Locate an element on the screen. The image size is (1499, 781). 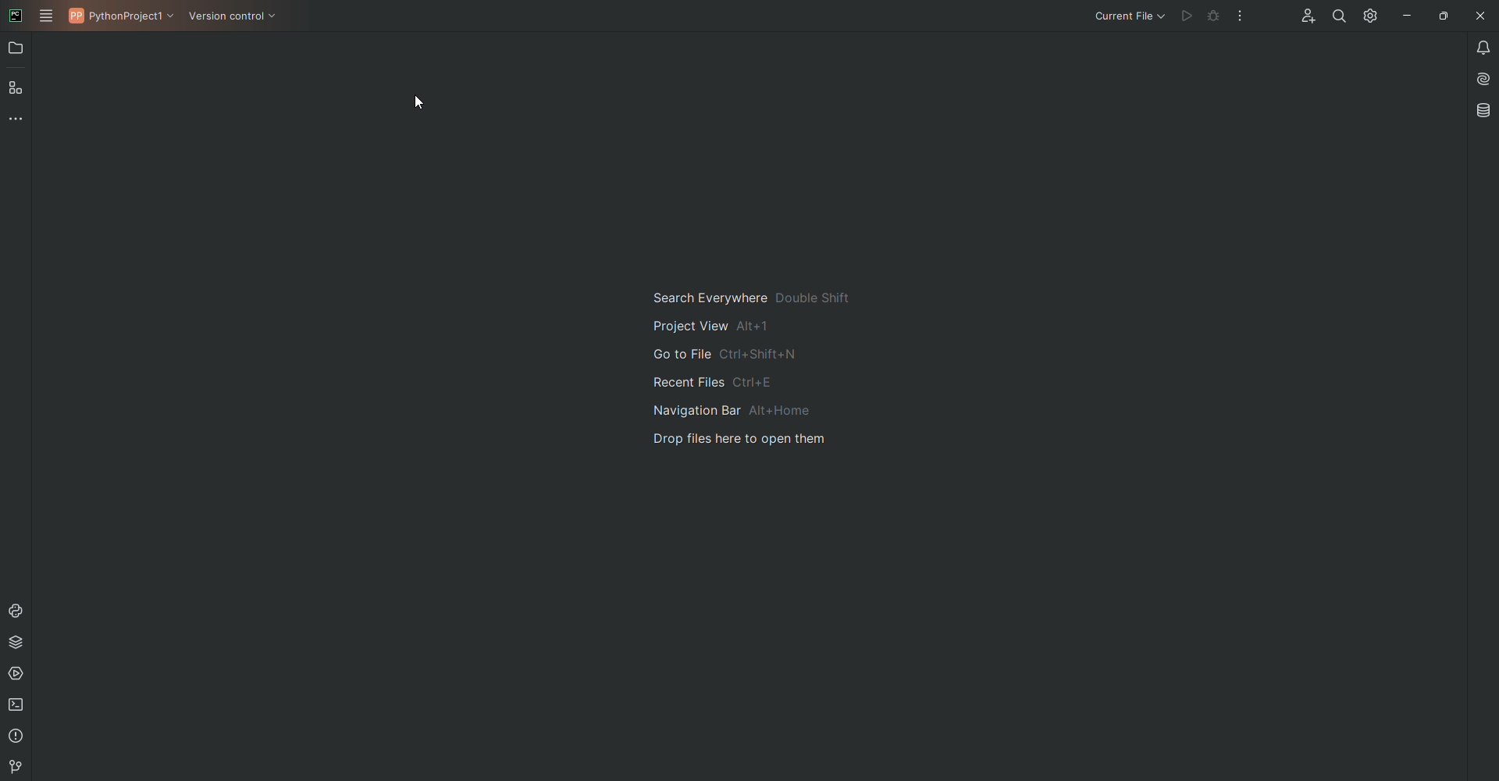
Setings is located at coordinates (1368, 16).